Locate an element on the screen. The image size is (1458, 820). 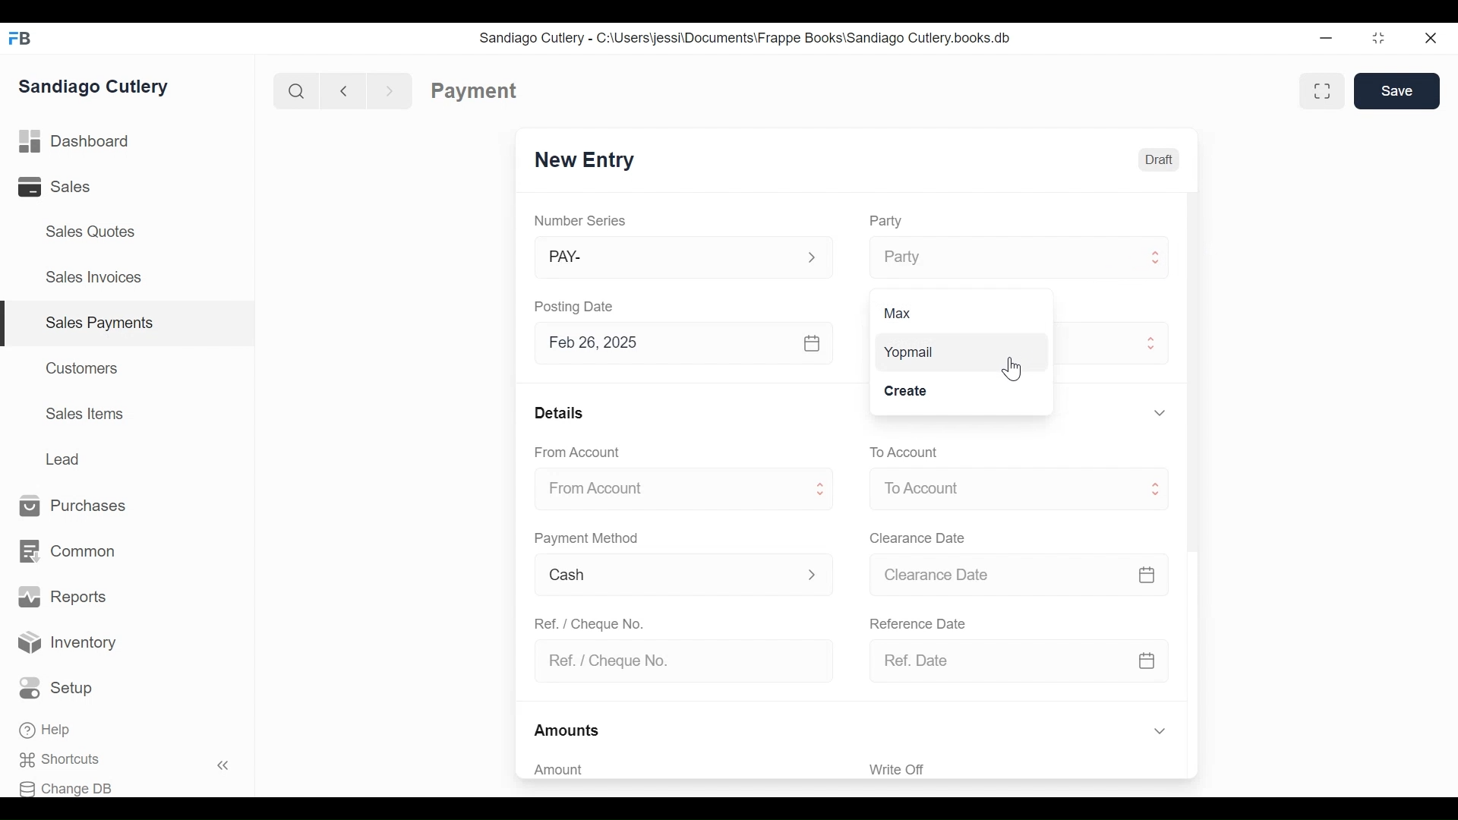
Payment is located at coordinates (475, 91).